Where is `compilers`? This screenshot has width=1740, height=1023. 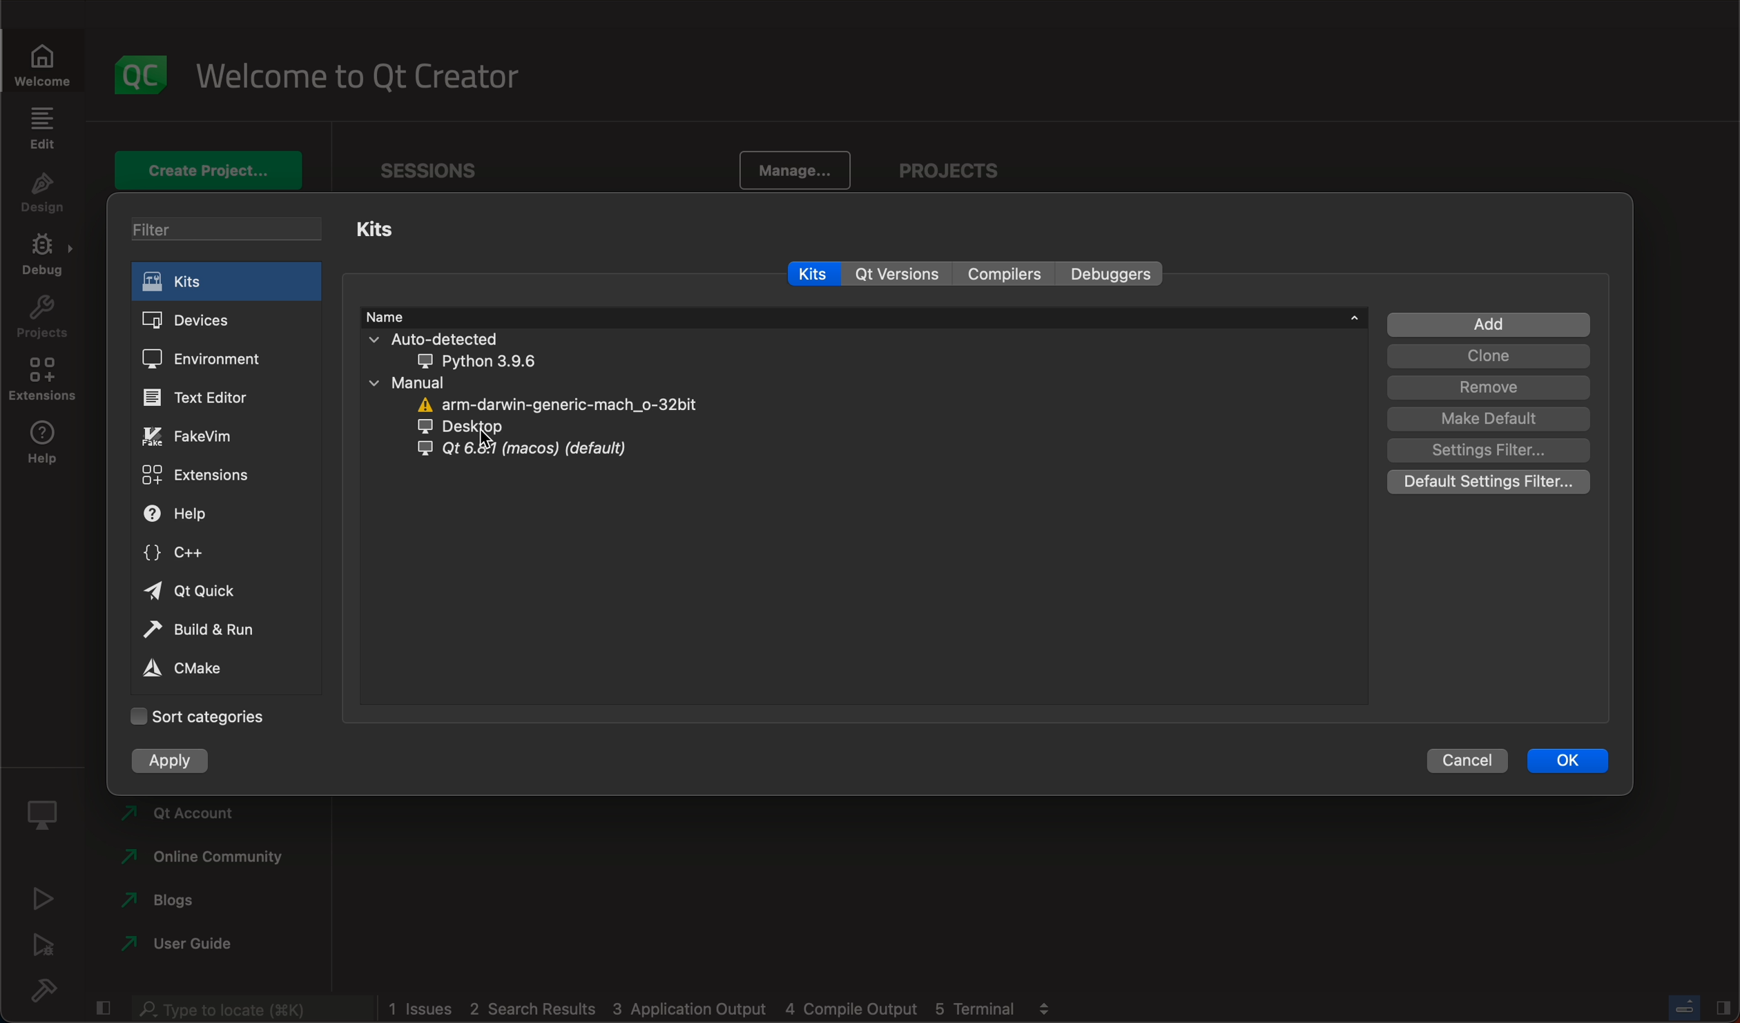 compilers is located at coordinates (1007, 273).